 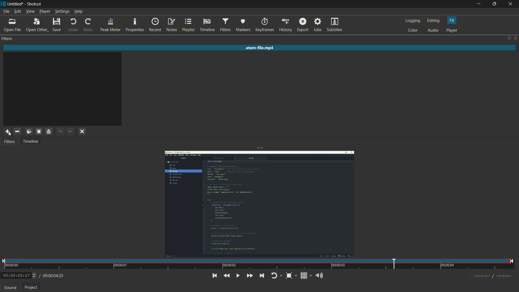 What do you see at coordinates (52, 275) in the screenshot?
I see `/00:00:04:20(total time)` at bounding box center [52, 275].